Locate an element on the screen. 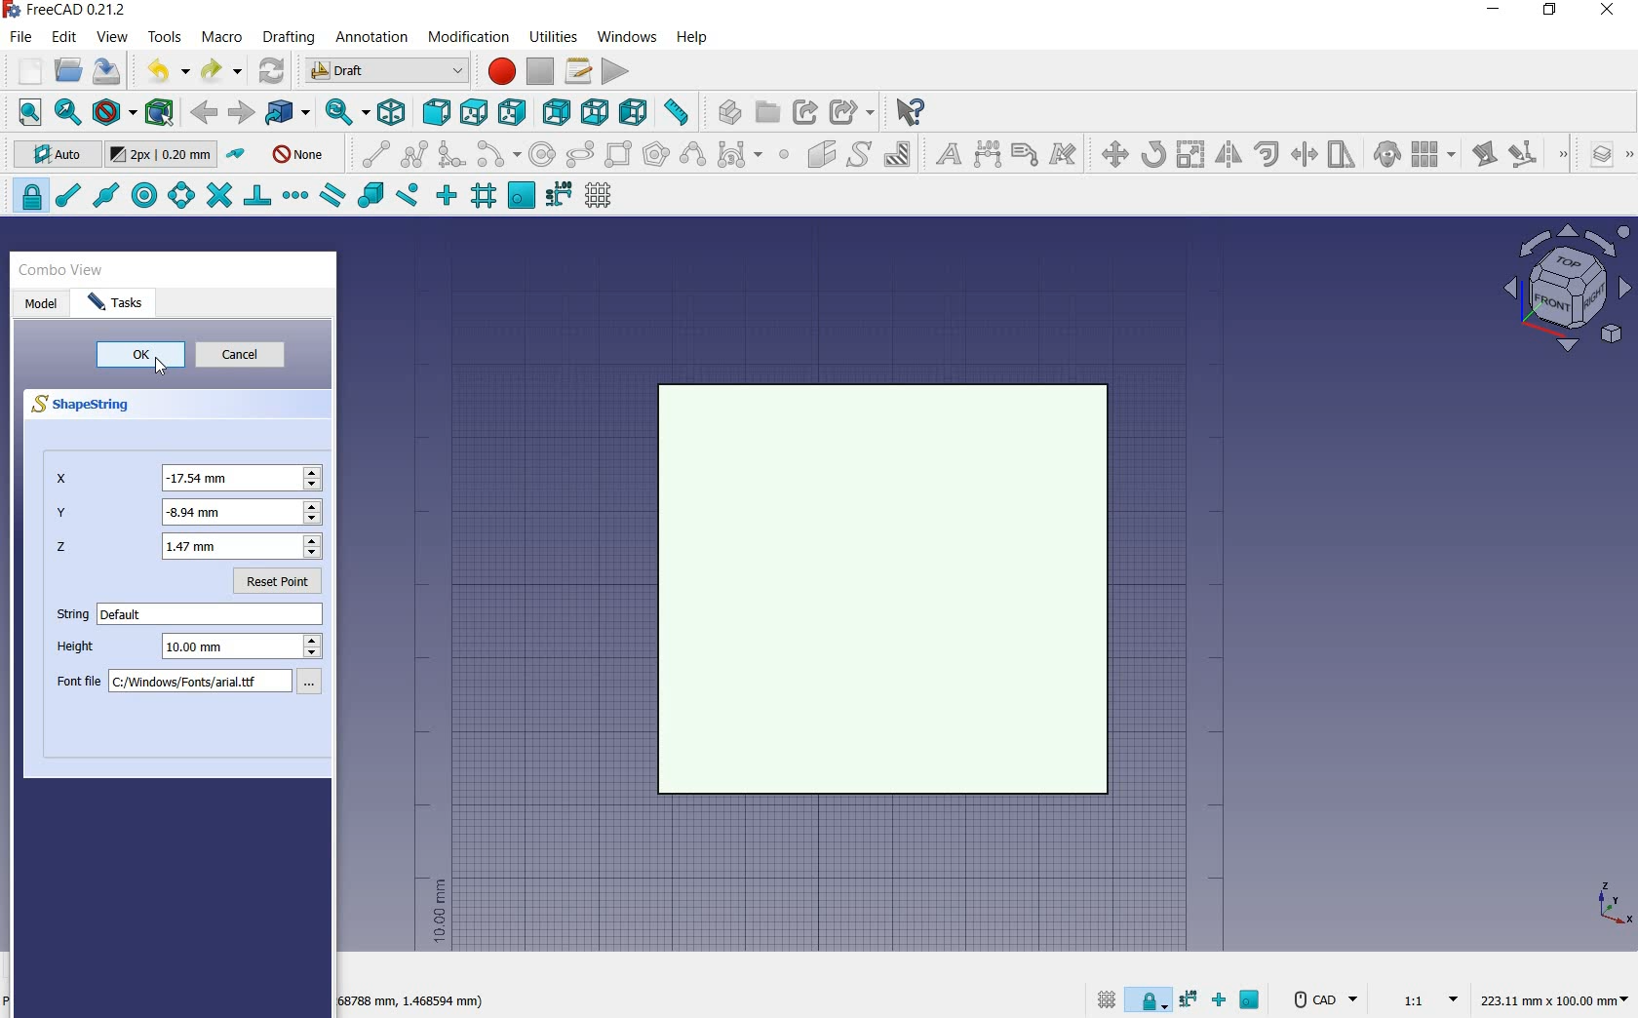 The image size is (1638, 1018). open is located at coordinates (68, 69).